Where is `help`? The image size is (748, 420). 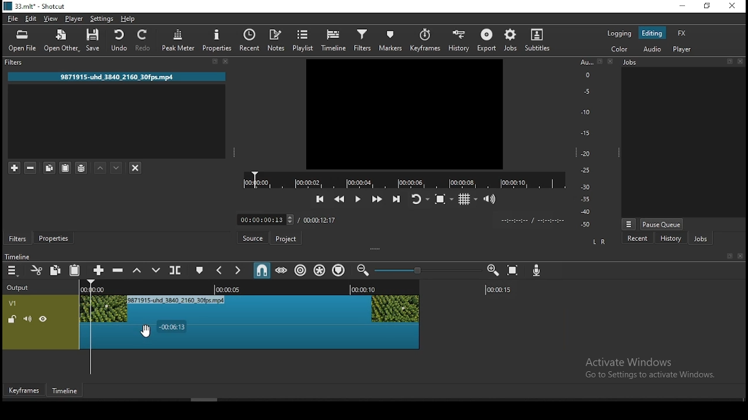 help is located at coordinates (129, 19).